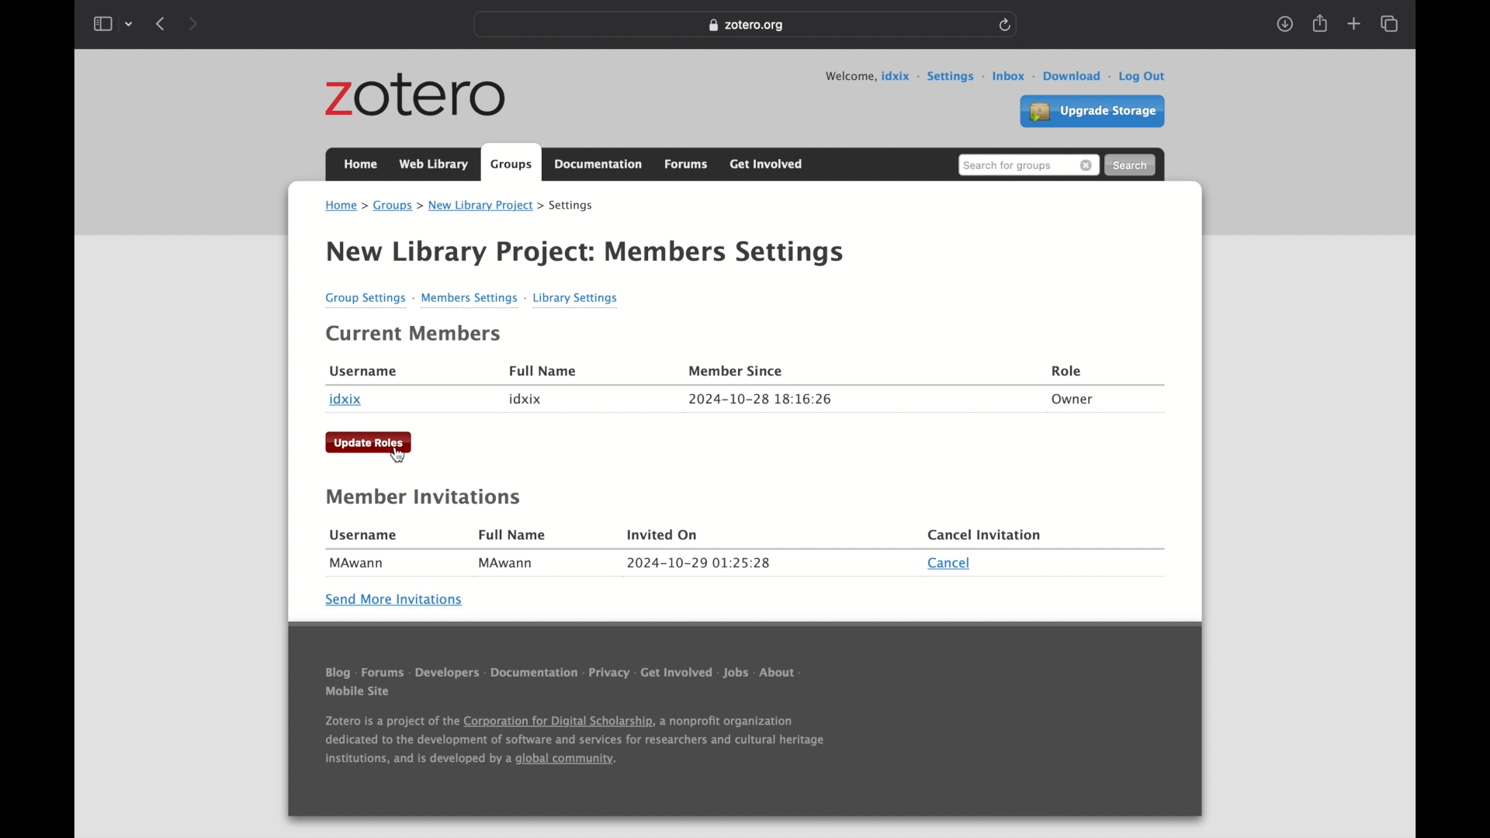 This screenshot has width=1490, height=838. What do you see at coordinates (663, 536) in the screenshot?
I see `invited on` at bounding box center [663, 536].